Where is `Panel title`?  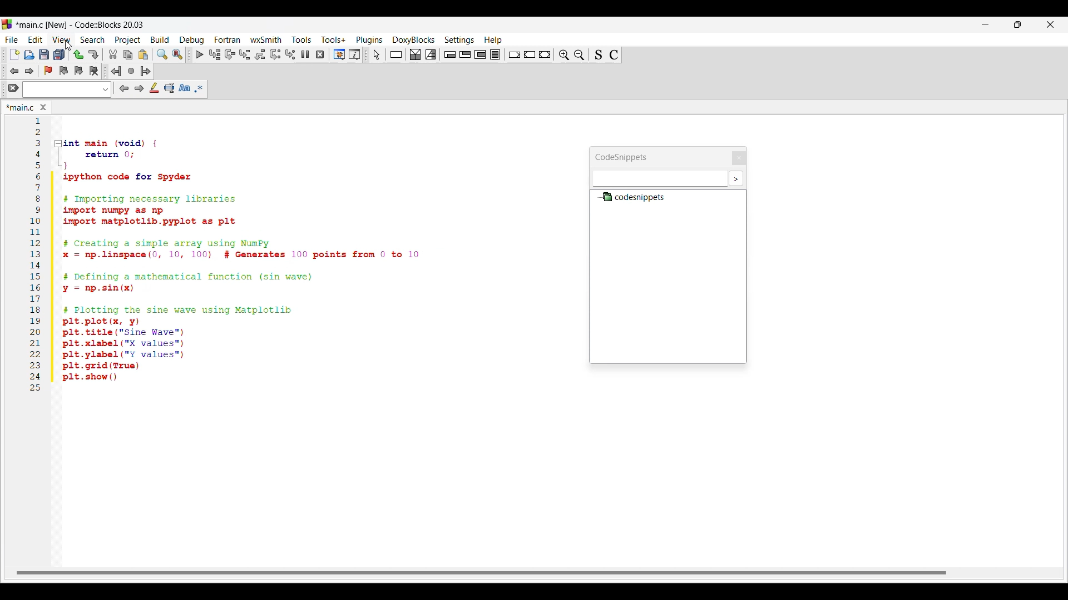
Panel title is located at coordinates (625, 154).